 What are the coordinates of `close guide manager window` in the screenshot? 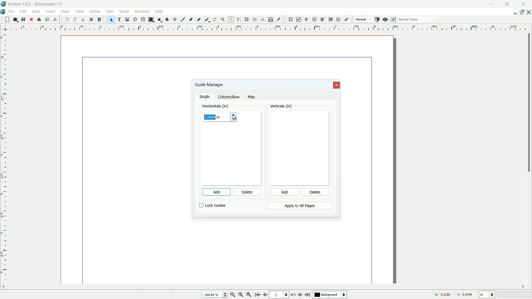 It's located at (337, 85).